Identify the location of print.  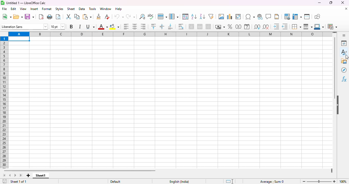
(50, 16).